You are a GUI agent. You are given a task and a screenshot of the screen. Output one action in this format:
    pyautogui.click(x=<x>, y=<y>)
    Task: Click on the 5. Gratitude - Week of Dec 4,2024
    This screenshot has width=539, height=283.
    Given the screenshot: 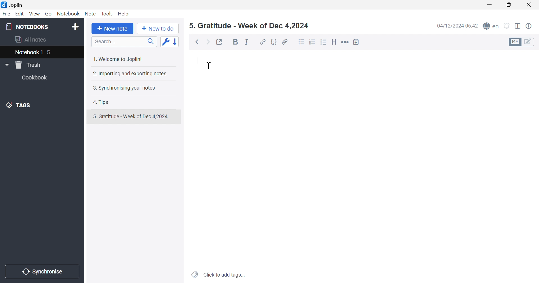 What is the action you would take?
    pyautogui.click(x=134, y=116)
    